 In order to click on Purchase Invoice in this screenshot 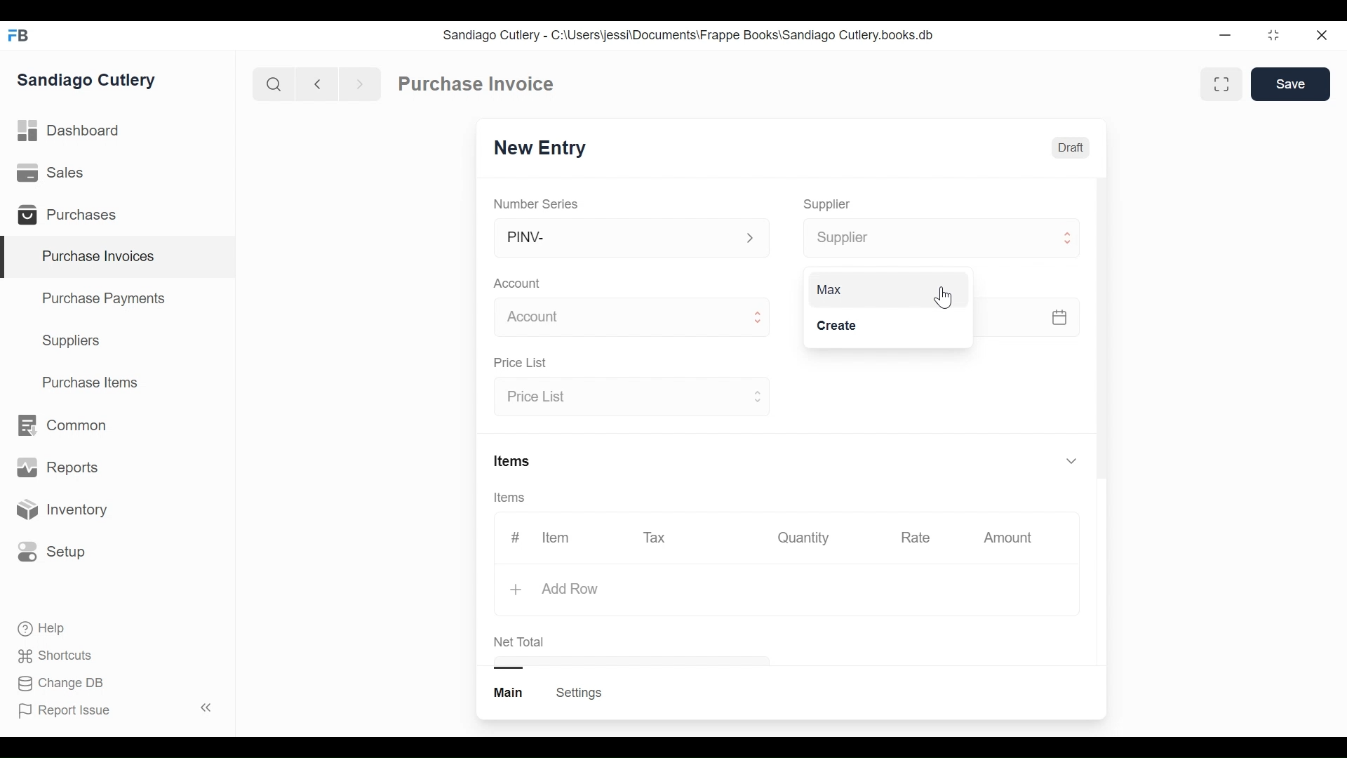, I will do `click(478, 84)`.